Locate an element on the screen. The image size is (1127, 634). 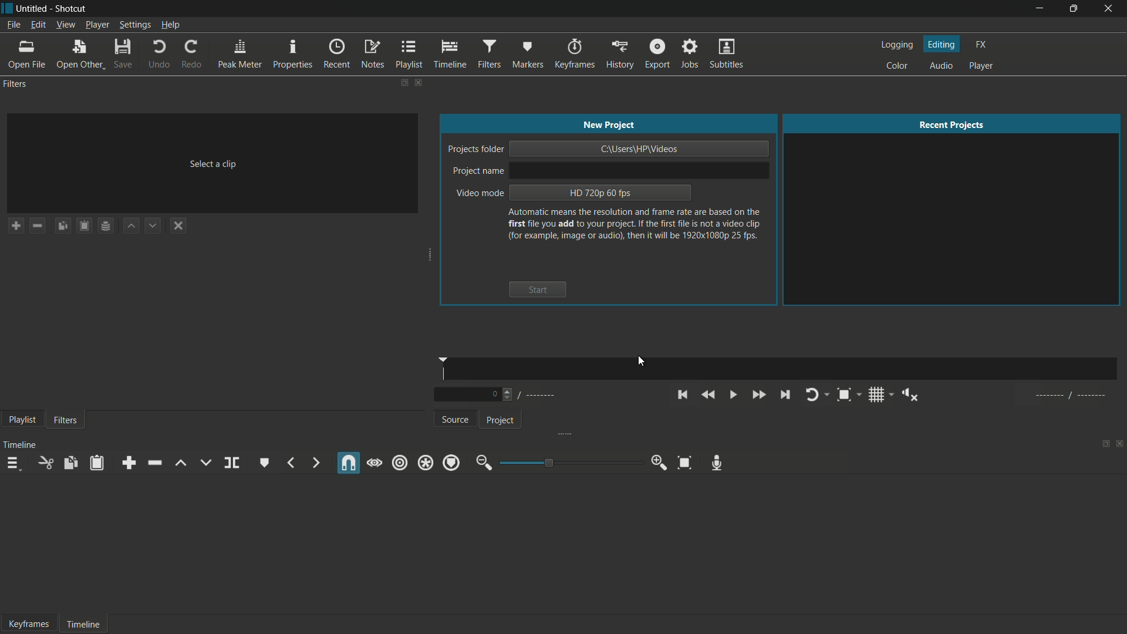
toggle zoom is located at coordinates (848, 395).